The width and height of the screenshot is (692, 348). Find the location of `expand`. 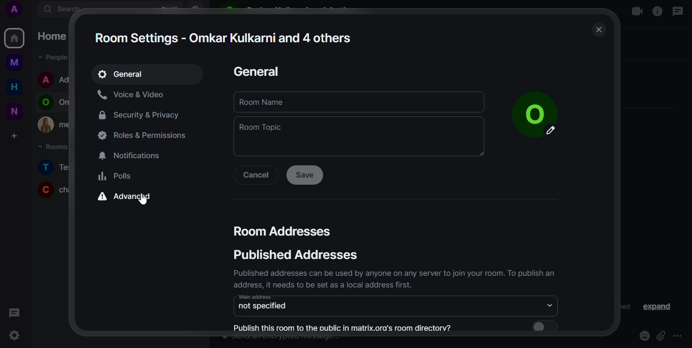

expand is located at coordinates (129, 74).